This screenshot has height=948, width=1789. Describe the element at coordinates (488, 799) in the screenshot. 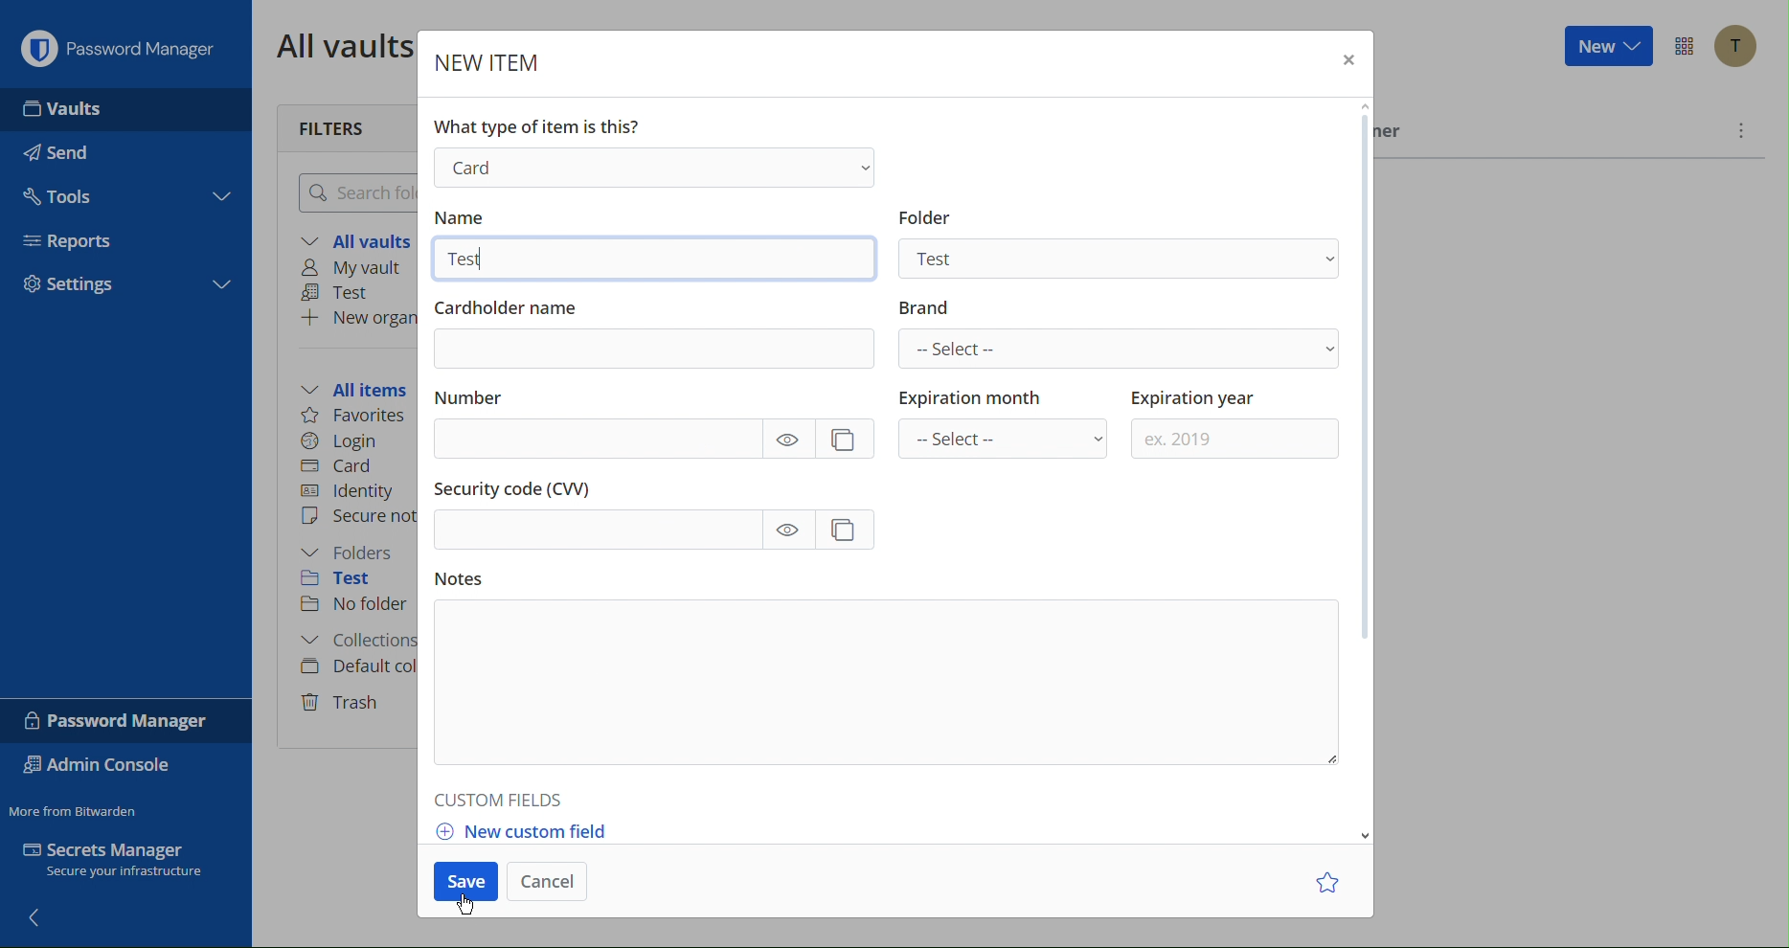

I see `Custom Fields` at that location.